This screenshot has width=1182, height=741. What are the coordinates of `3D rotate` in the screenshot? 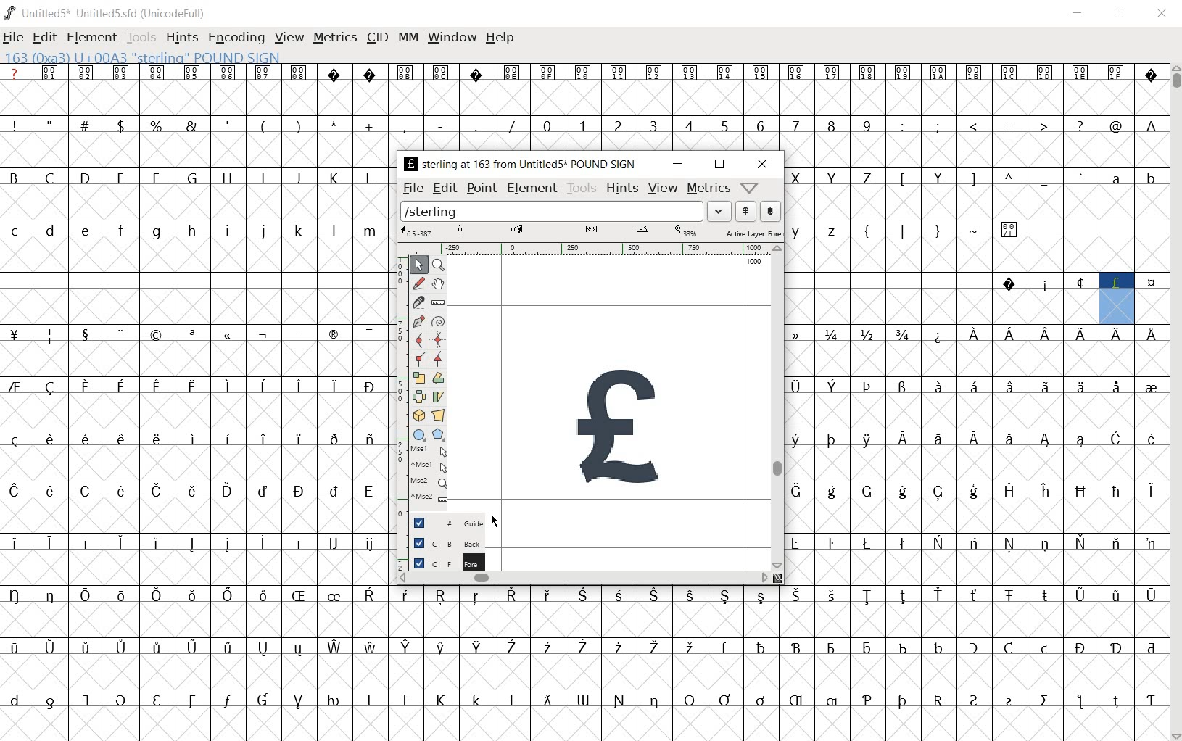 It's located at (421, 413).